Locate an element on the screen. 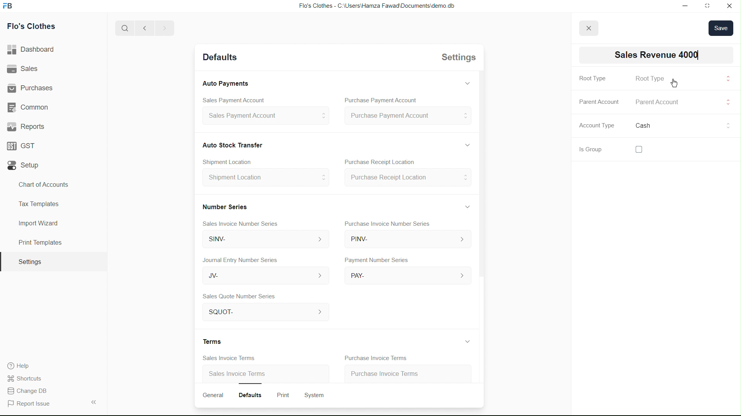 This screenshot has width=741, height=416. Parent Account is located at coordinates (664, 103).